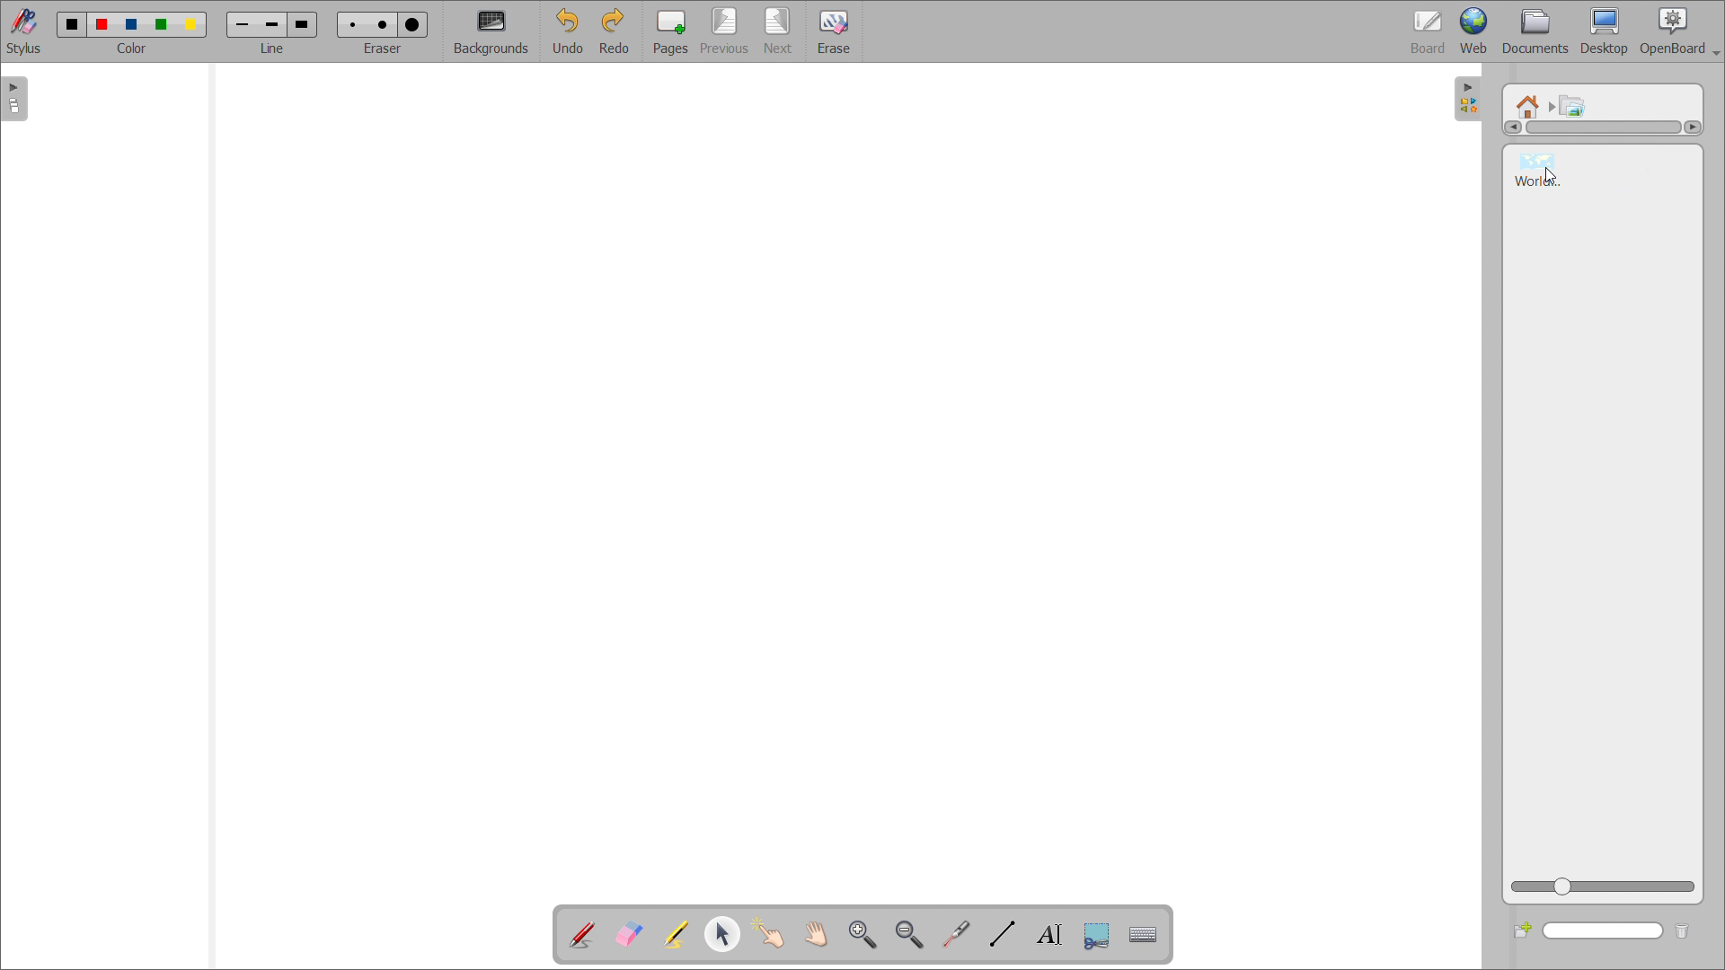 The height and width of the screenshot is (970, 1725). What do you see at coordinates (132, 32) in the screenshot?
I see `select color` at bounding box center [132, 32].